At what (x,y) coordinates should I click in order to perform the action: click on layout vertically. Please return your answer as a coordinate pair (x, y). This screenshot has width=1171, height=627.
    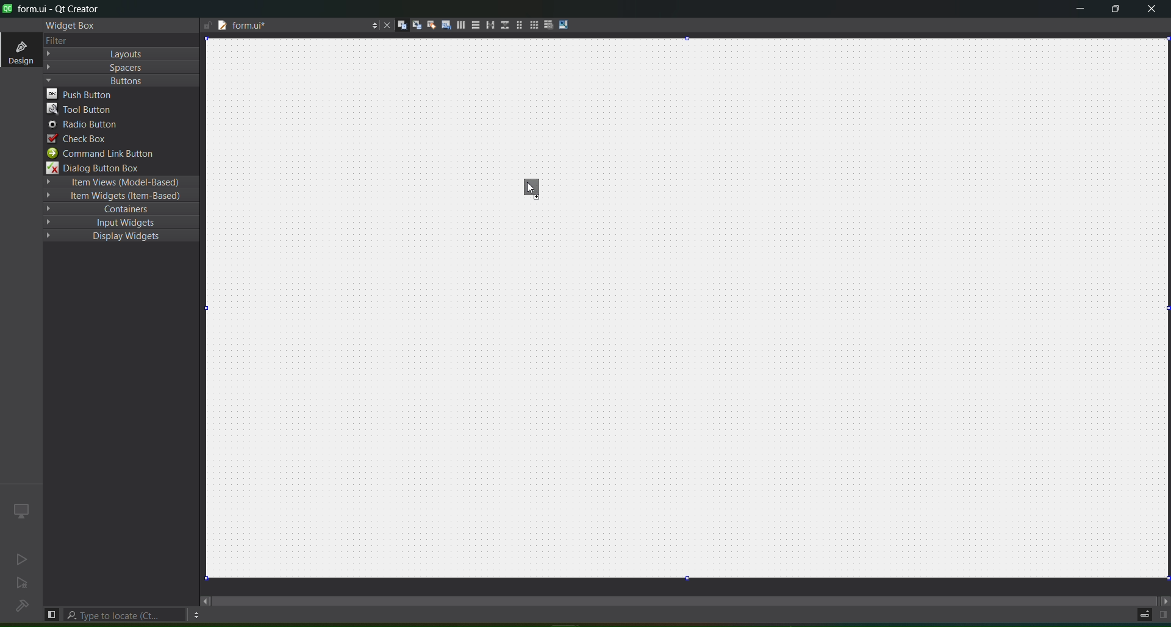
    Looking at the image, I should click on (474, 26).